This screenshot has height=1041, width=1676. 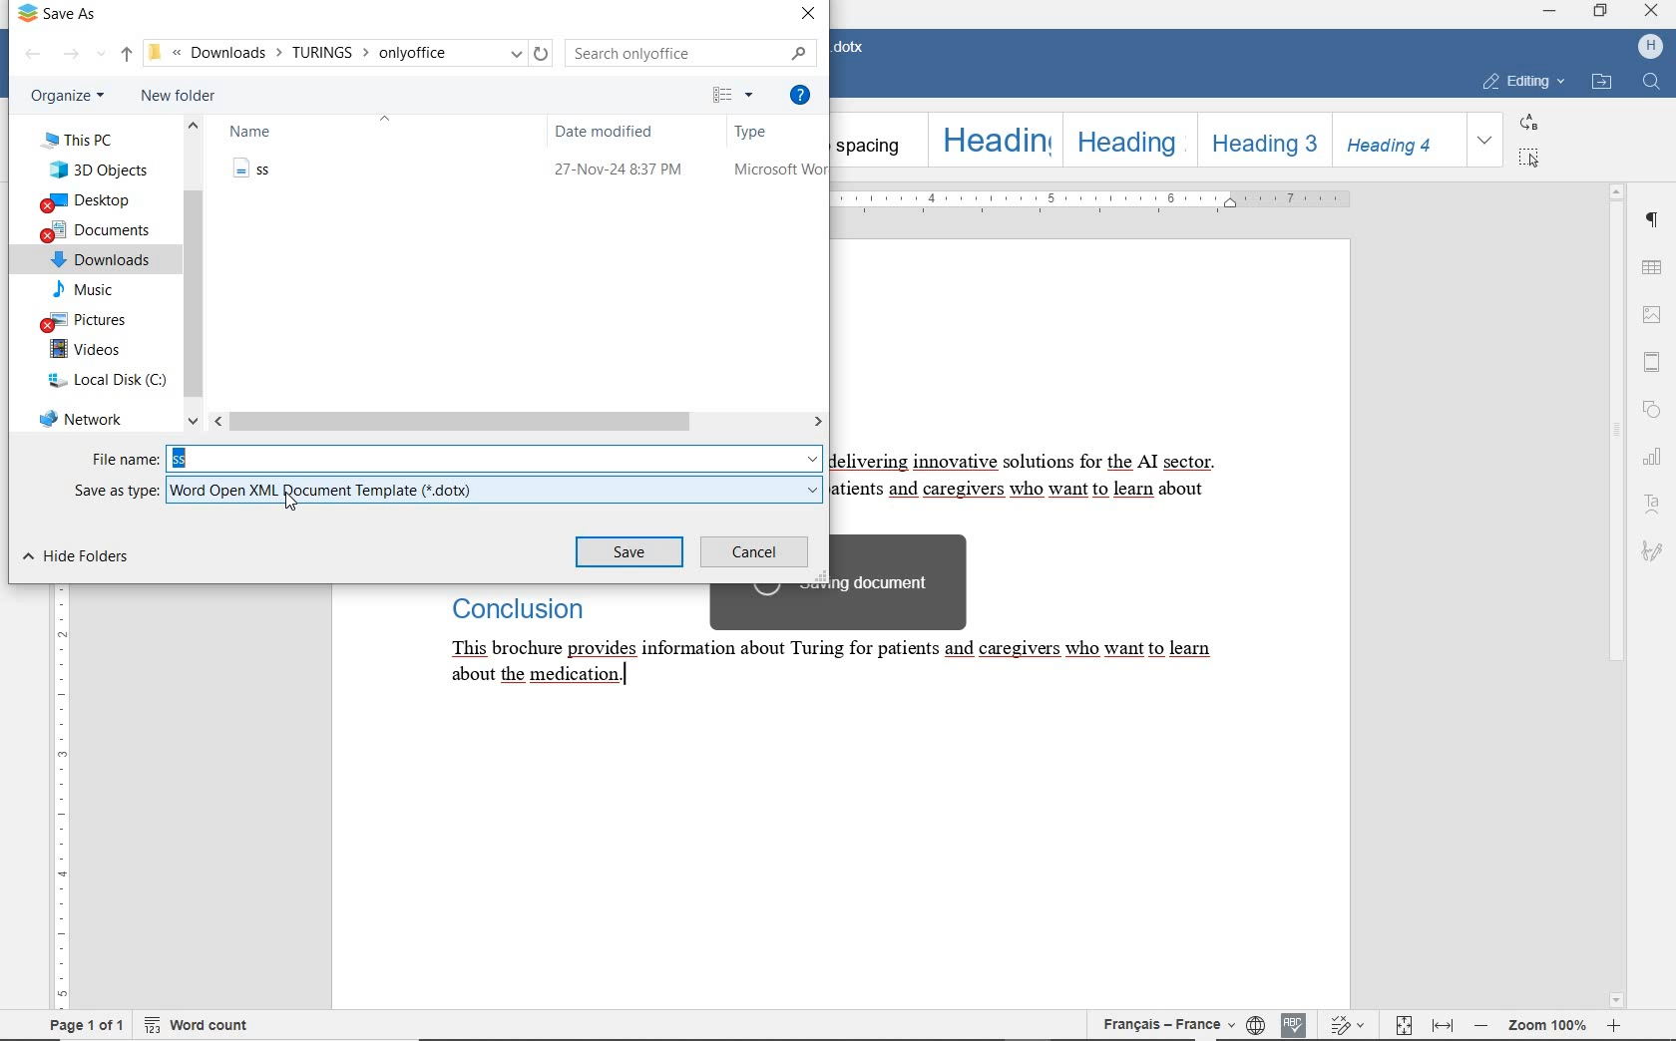 What do you see at coordinates (180, 98) in the screenshot?
I see `NEW FOLDER` at bounding box center [180, 98].